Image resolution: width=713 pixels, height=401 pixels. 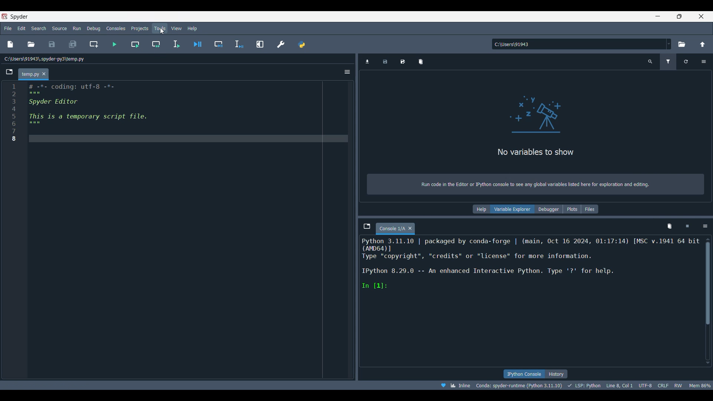 What do you see at coordinates (410, 228) in the screenshot?
I see `Close tab` at bounding box center [410, 228].